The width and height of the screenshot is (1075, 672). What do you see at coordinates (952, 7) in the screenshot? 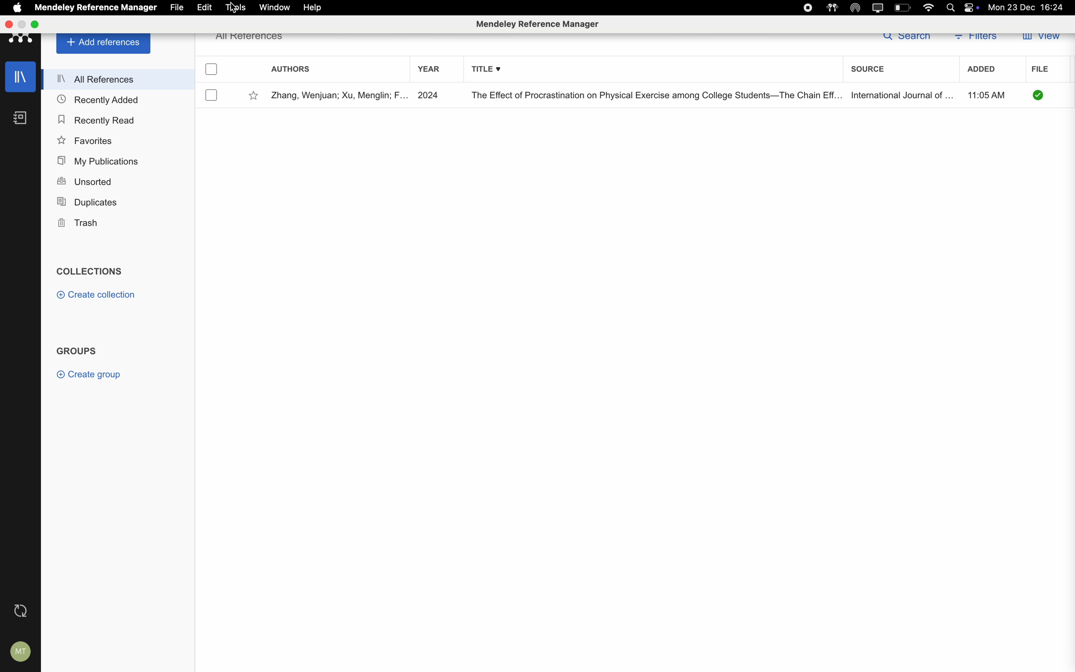
I see `spotlight search` at bounding box center [952, 7].